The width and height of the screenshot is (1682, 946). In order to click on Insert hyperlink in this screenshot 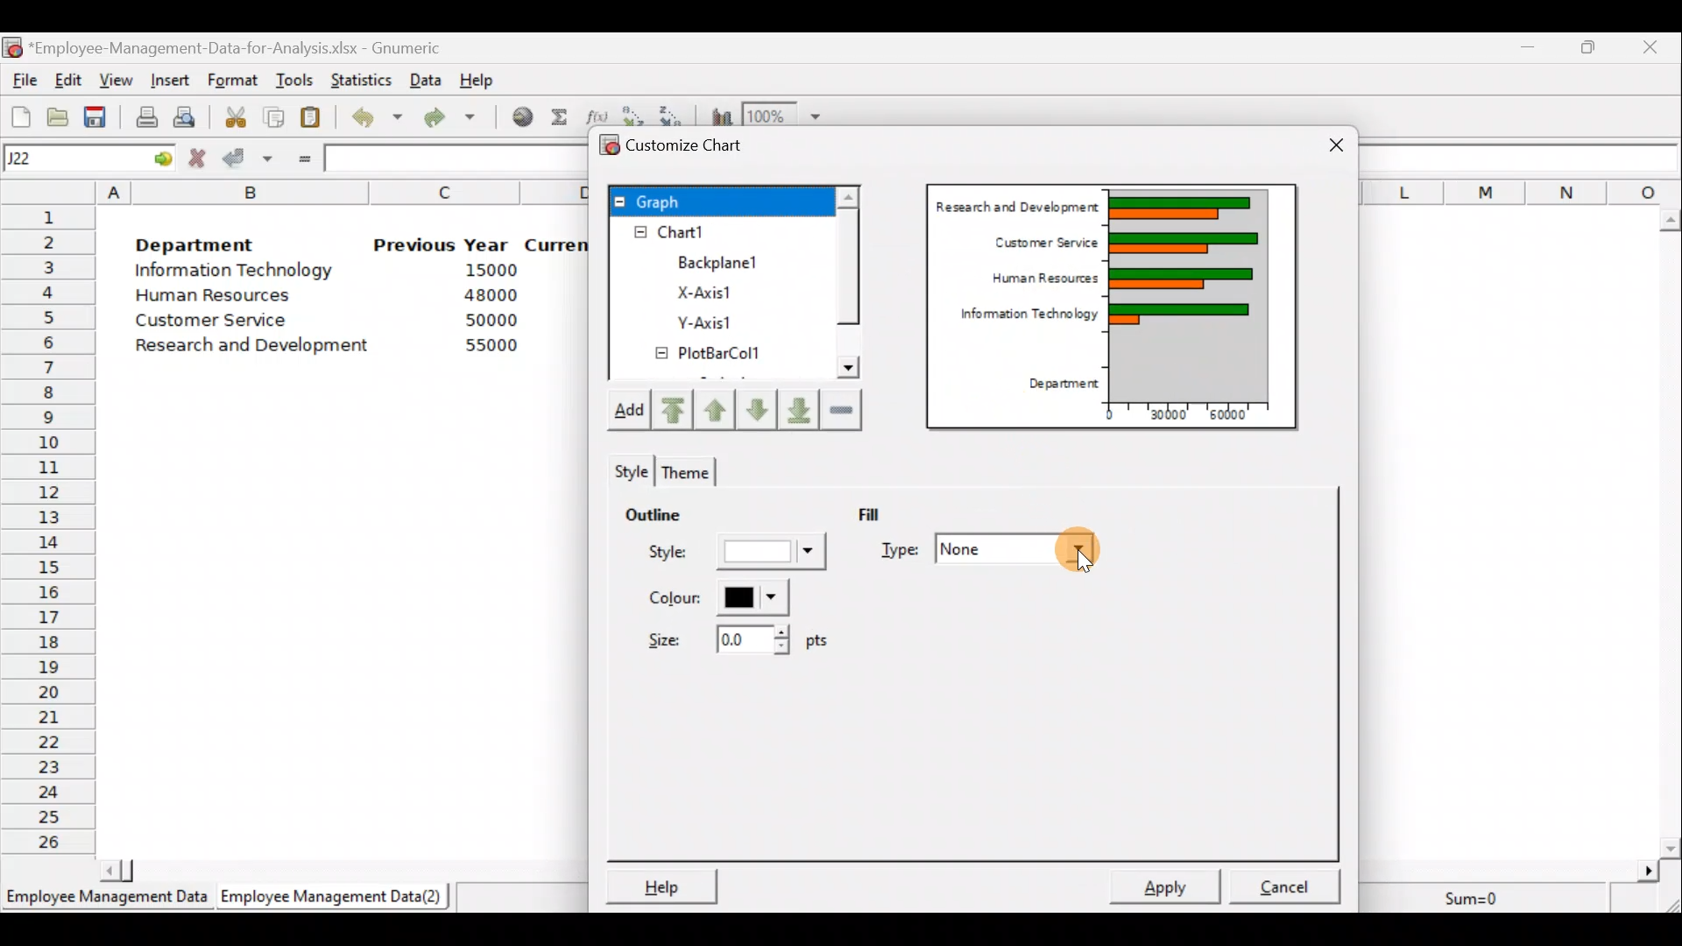, I will do `click(520, 120)`.